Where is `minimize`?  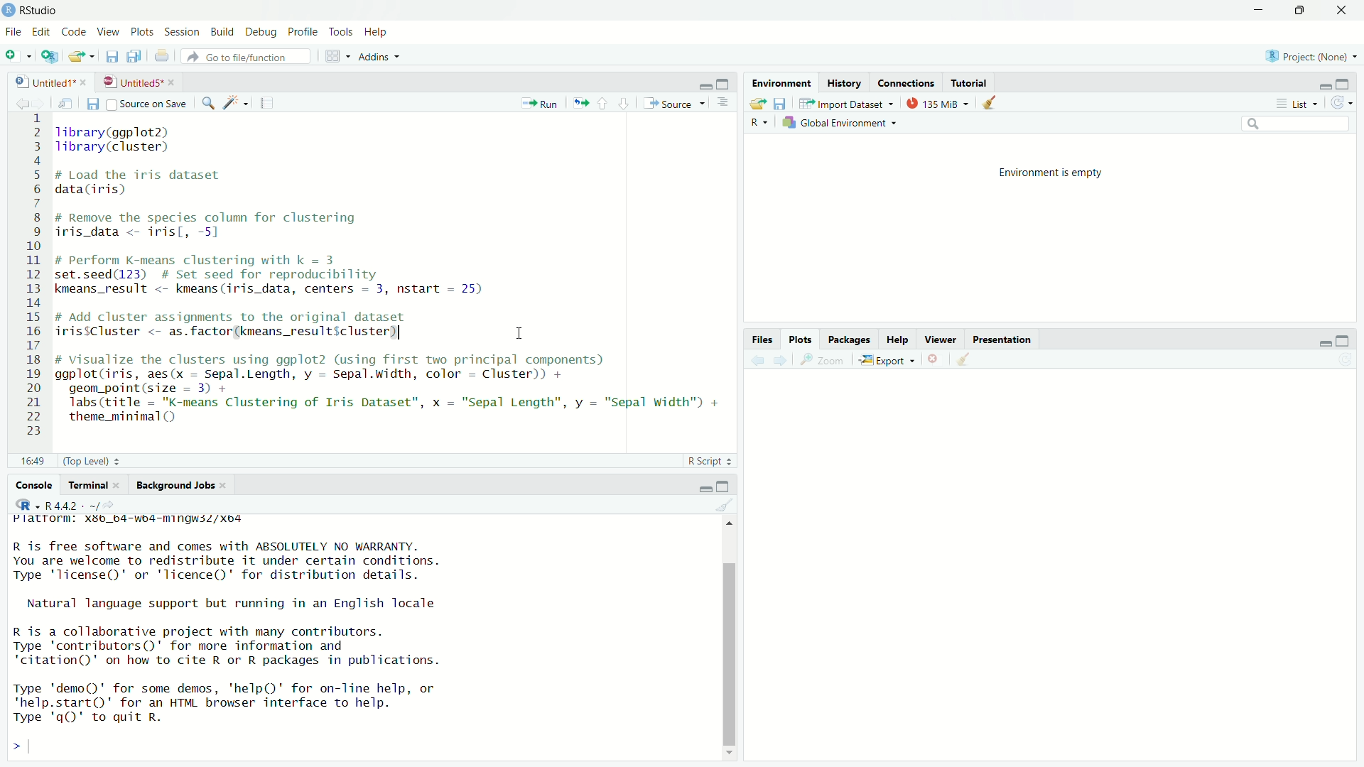 minimize is located at coordinates (1320, 341).